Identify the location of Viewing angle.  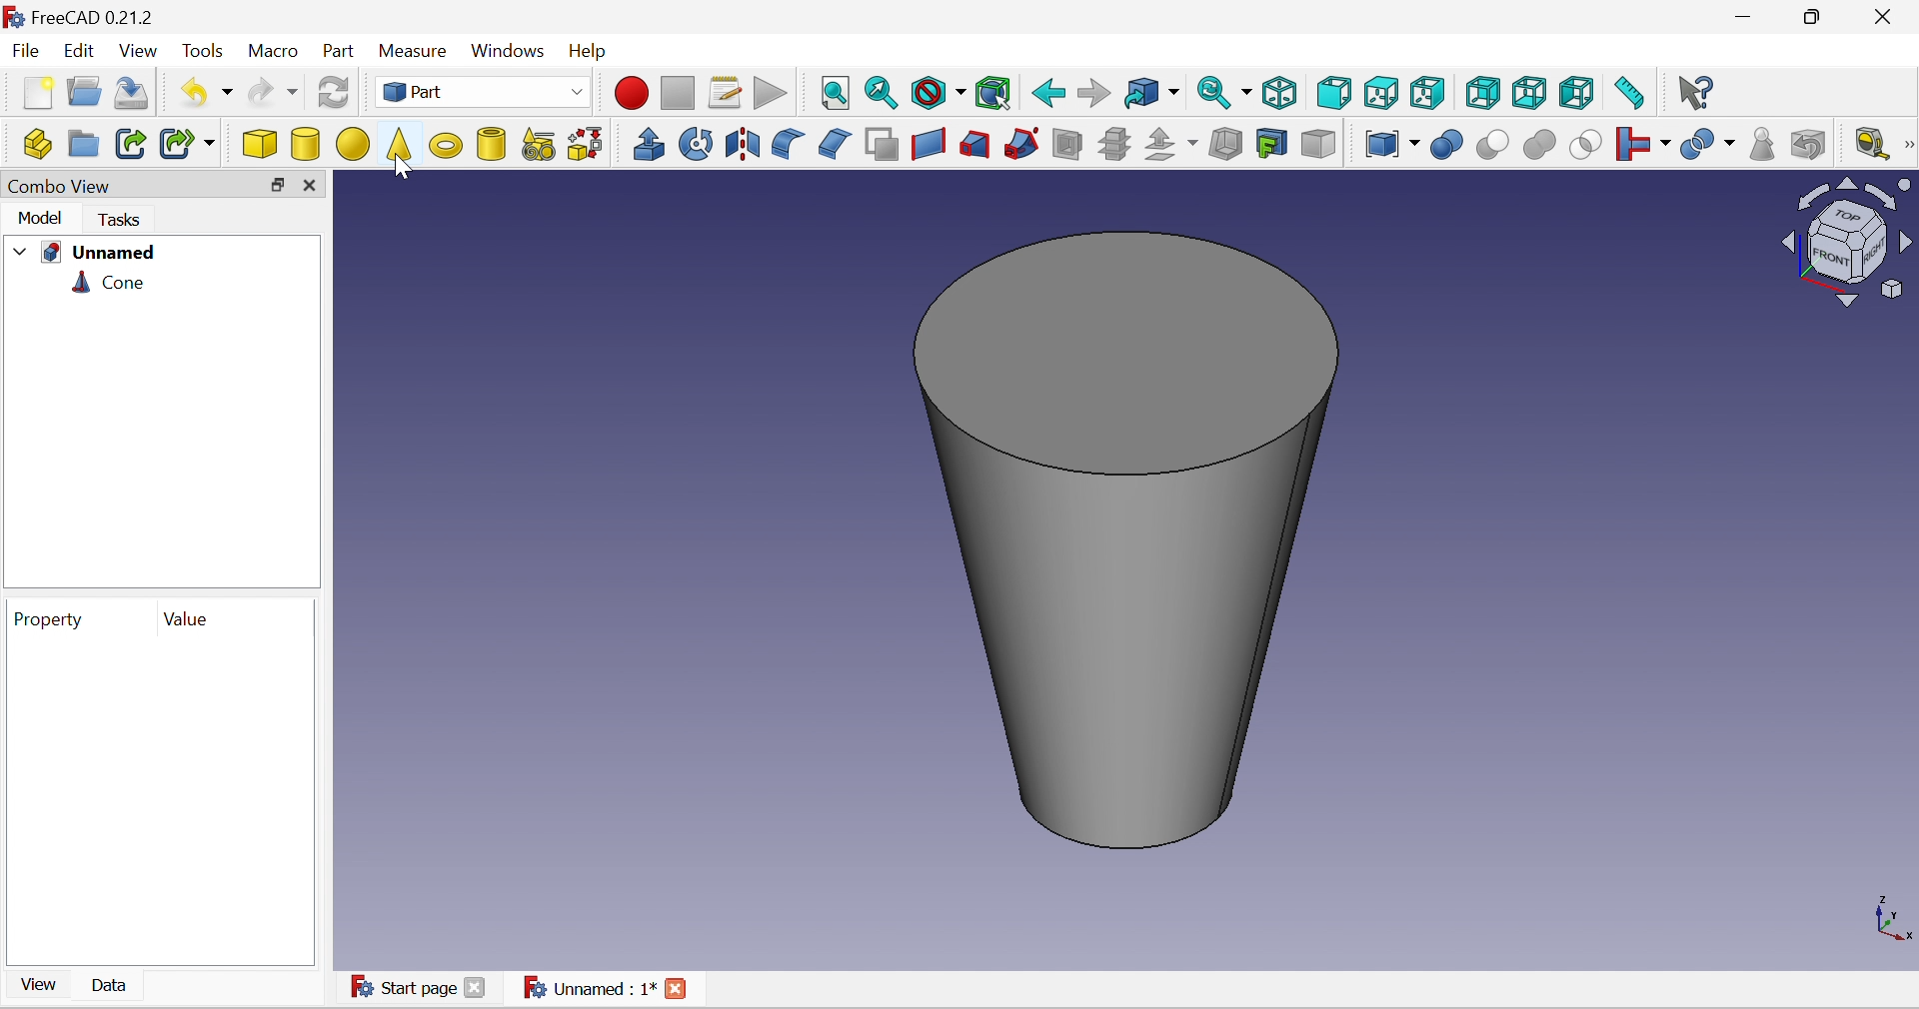
(1846, 243).